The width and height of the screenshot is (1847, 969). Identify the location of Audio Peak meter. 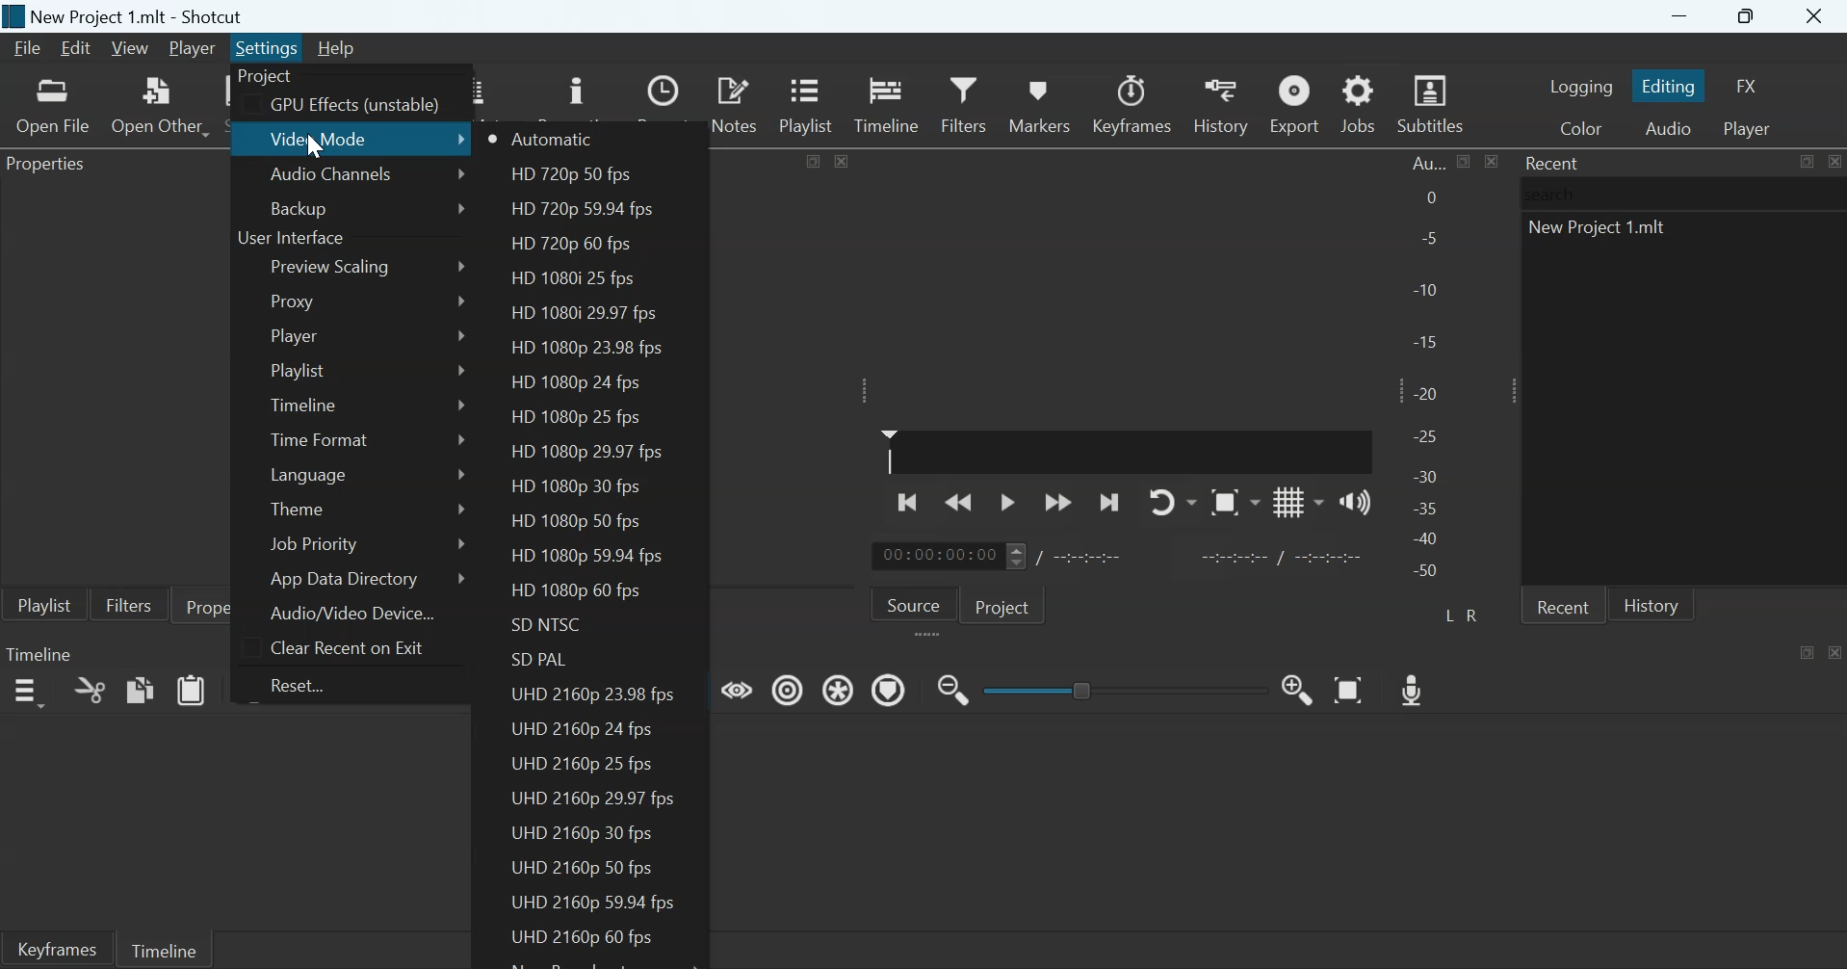
(1428, 370).